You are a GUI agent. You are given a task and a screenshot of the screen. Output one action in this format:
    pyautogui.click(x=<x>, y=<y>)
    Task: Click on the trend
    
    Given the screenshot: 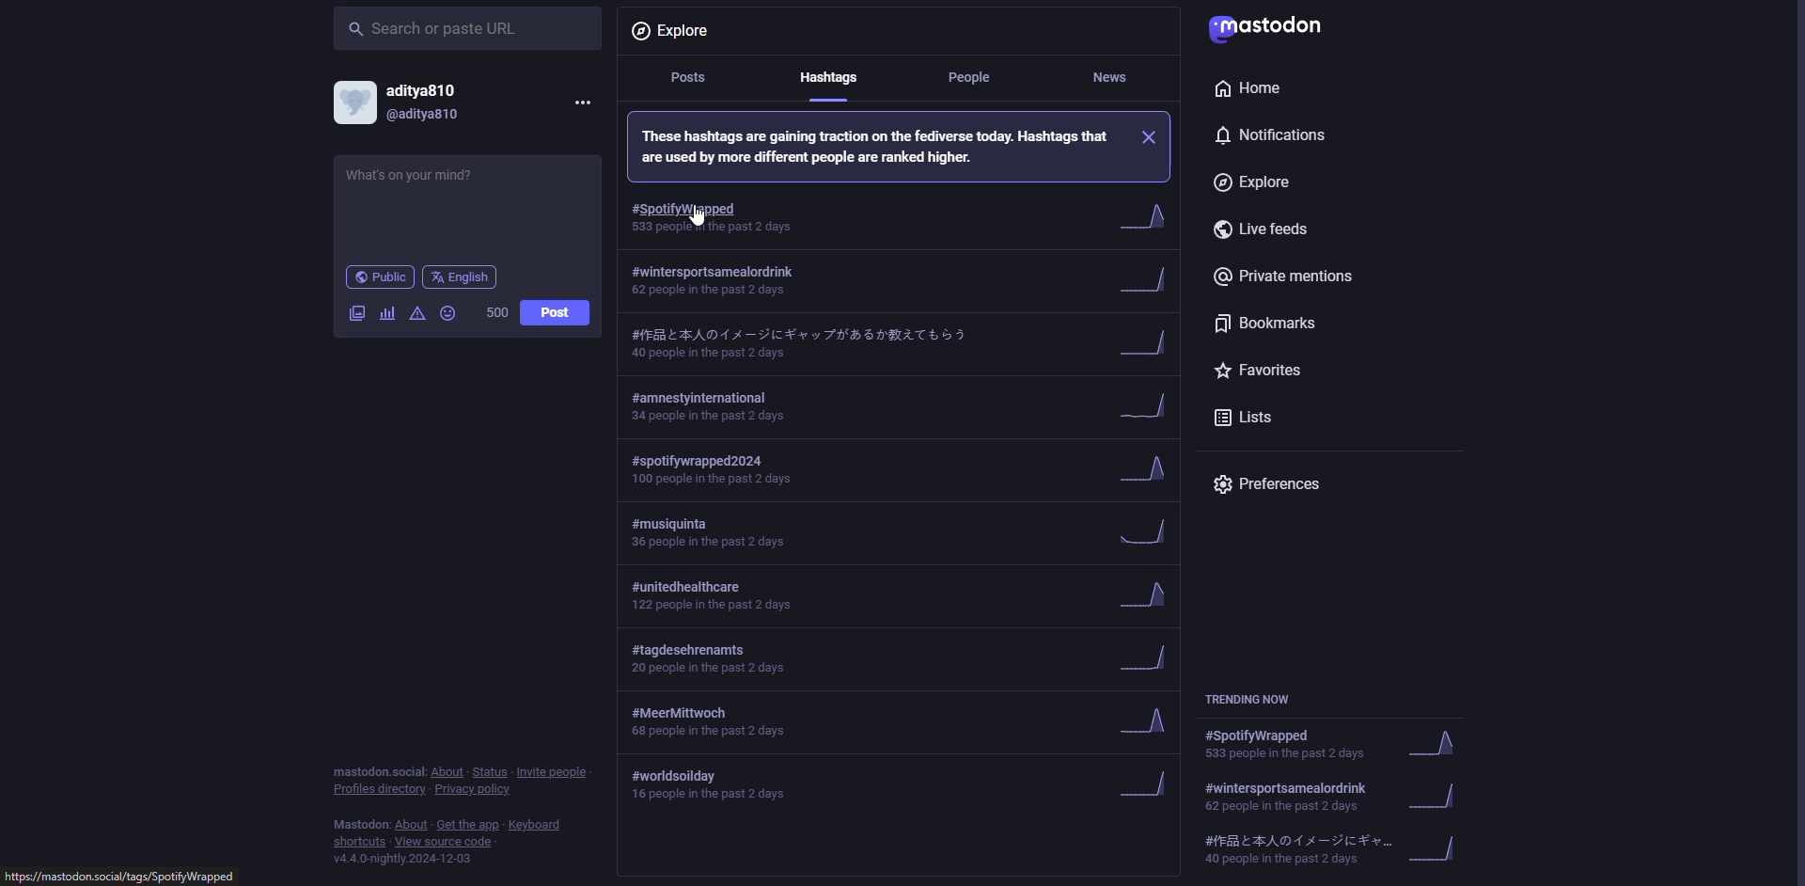 What is the action you would take?
    pyautogui.click(x=1136, y=471)
    